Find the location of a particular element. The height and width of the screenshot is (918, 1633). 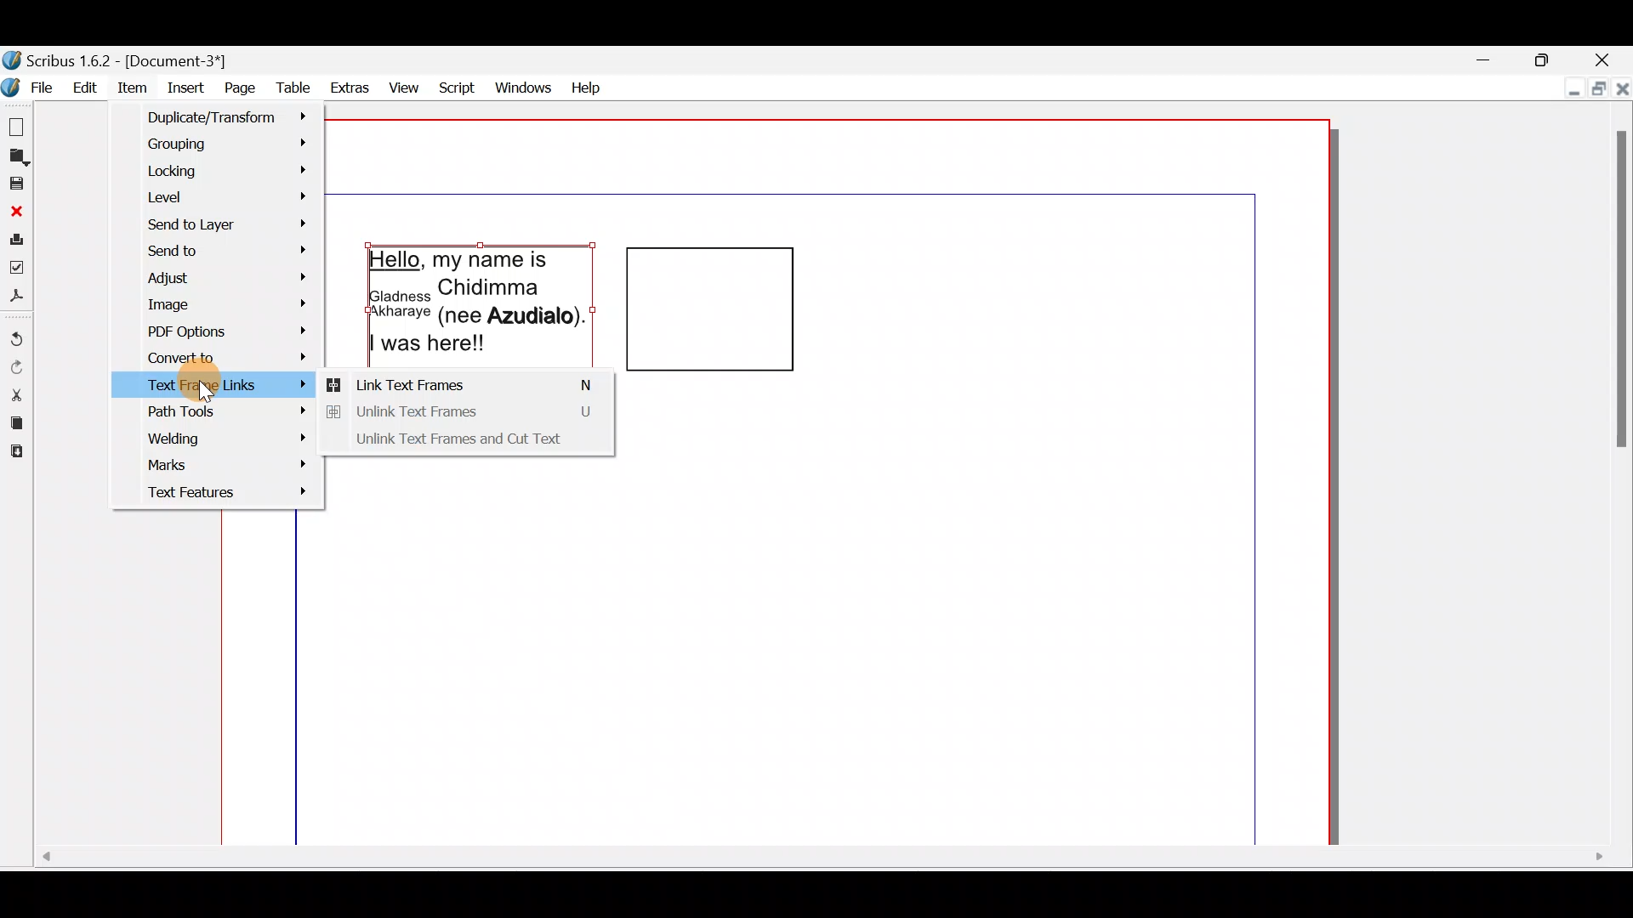

Locking is located at coordinates (228, 173).